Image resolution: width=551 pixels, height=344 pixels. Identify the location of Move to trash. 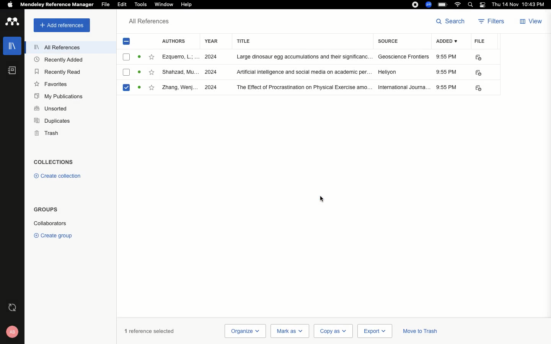
(420, 332).